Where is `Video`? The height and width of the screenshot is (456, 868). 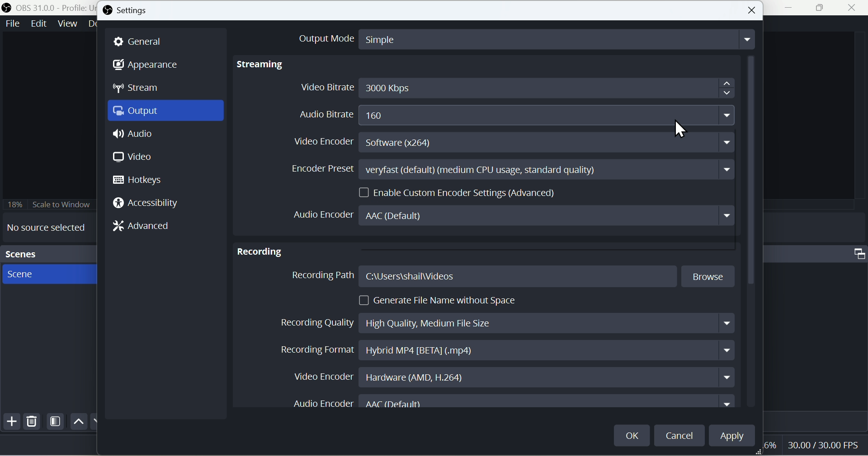
Video is located at coordinates (133, 157).